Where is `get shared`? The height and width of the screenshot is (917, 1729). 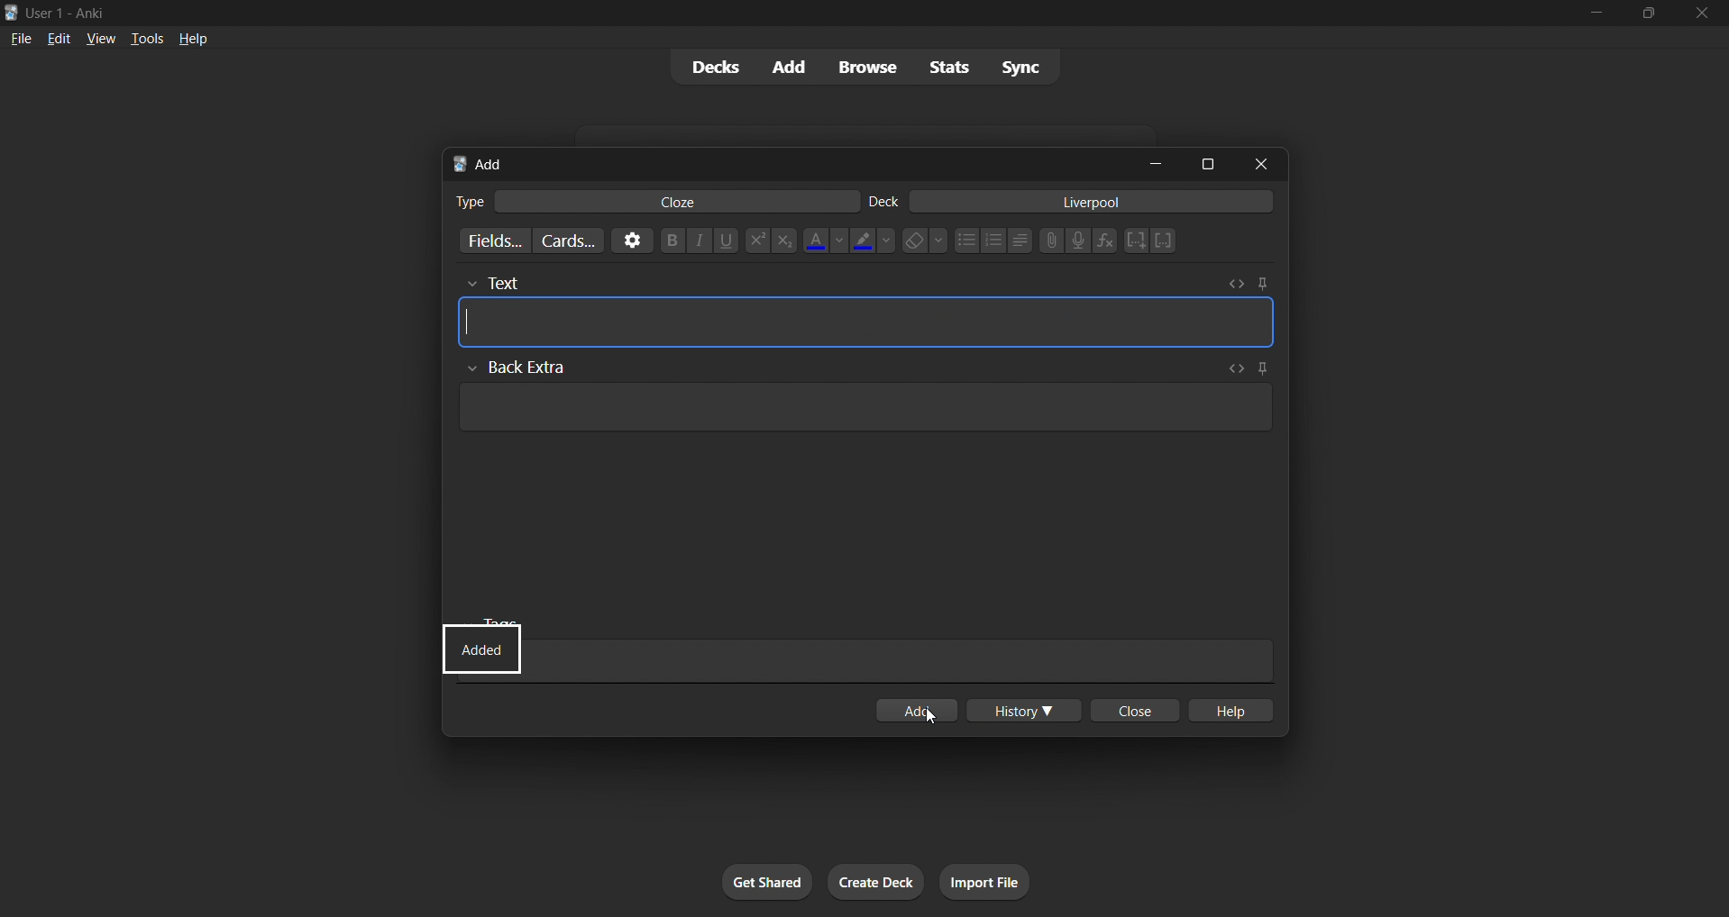 get shared is located at coordinates (768, 881).